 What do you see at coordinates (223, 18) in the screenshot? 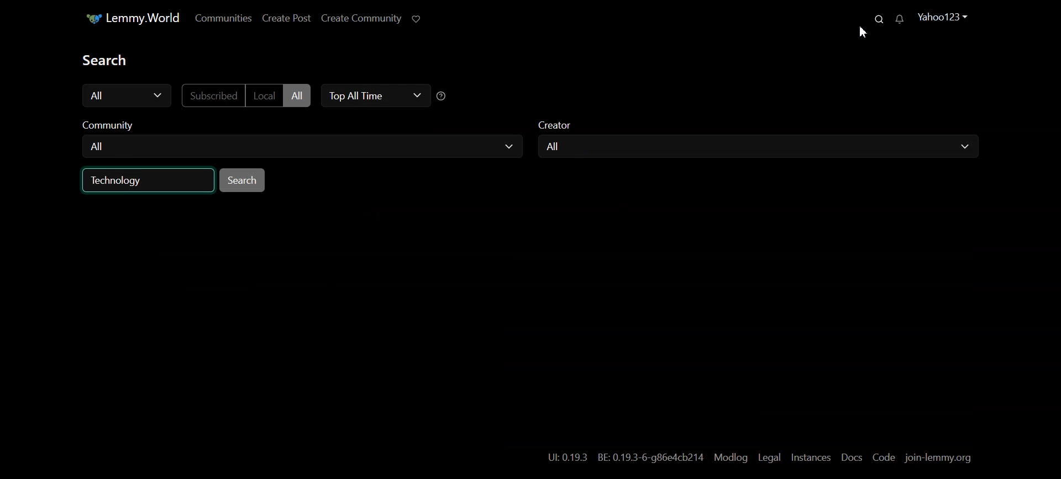
I see `Communities` at bounding box center [223, 18].